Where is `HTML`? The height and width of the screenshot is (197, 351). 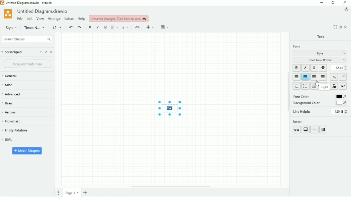
HTML is located at coordinates (343, 86).